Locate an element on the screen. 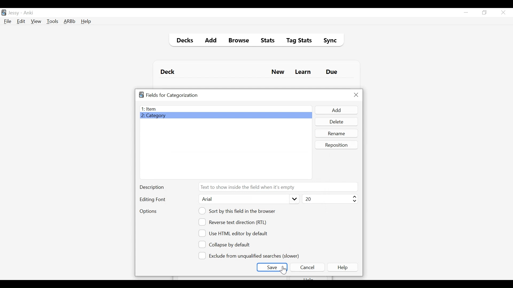 The width and height of the screenshot is (513, 288). Advanced Review Button bar is located at coordinates (70, 21).